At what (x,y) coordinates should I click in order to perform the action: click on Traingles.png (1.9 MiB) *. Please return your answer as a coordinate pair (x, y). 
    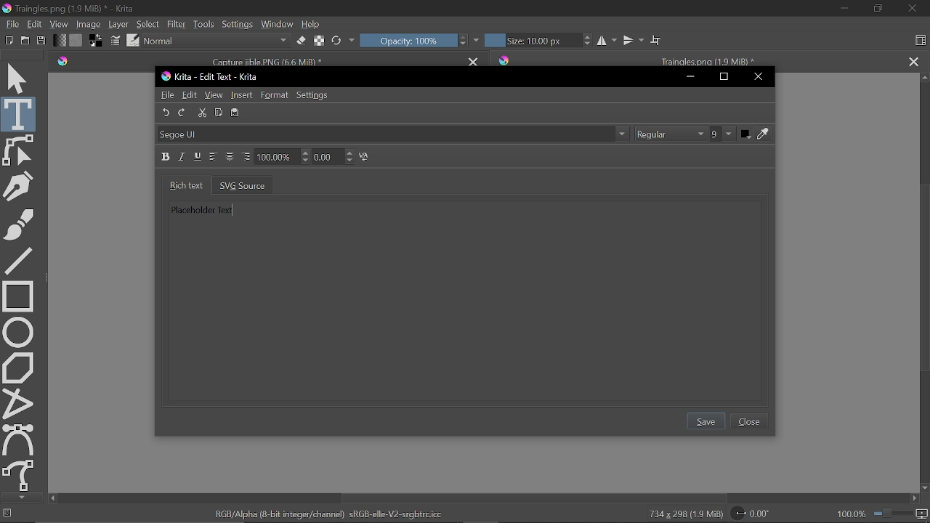
    Looking at the image, I should click on (696, 59).